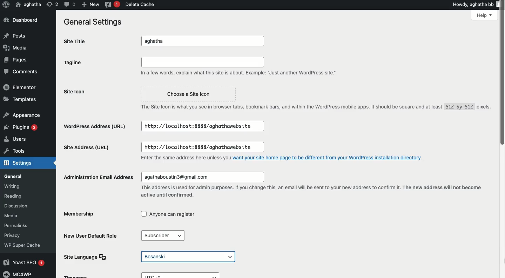 This screenshot has height=278, width=505. Describe the element at coordinates (241, 67) in the screenshot. I see `In a few words, explain what this site is about. Example: “Just another WordPress site."` at that location.